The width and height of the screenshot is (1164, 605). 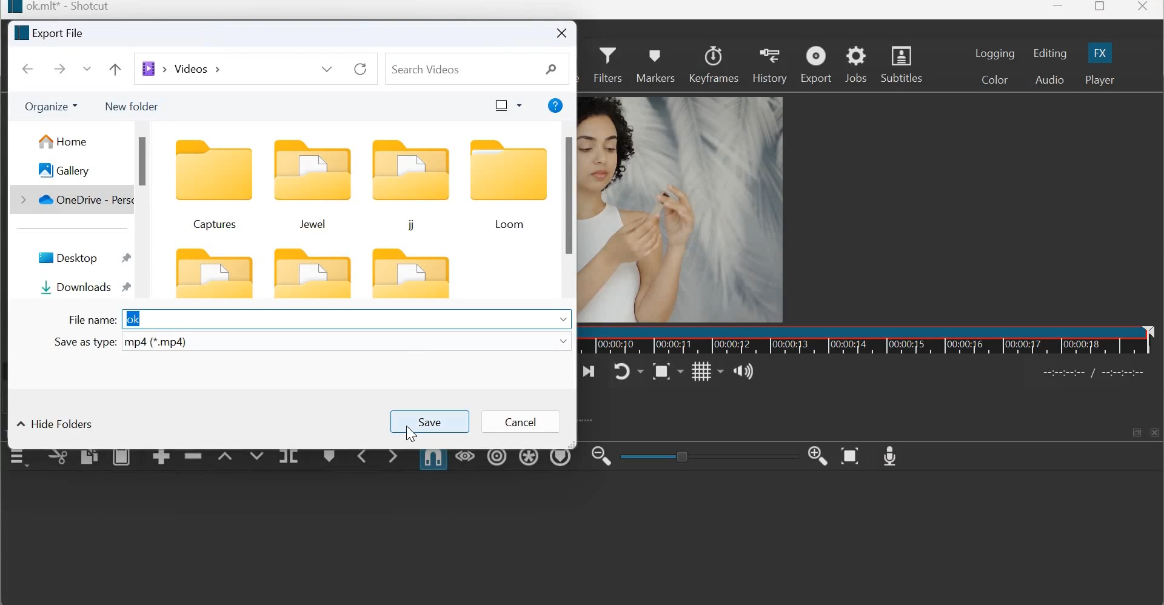 I want to click on back, so click(x=26, y=67).